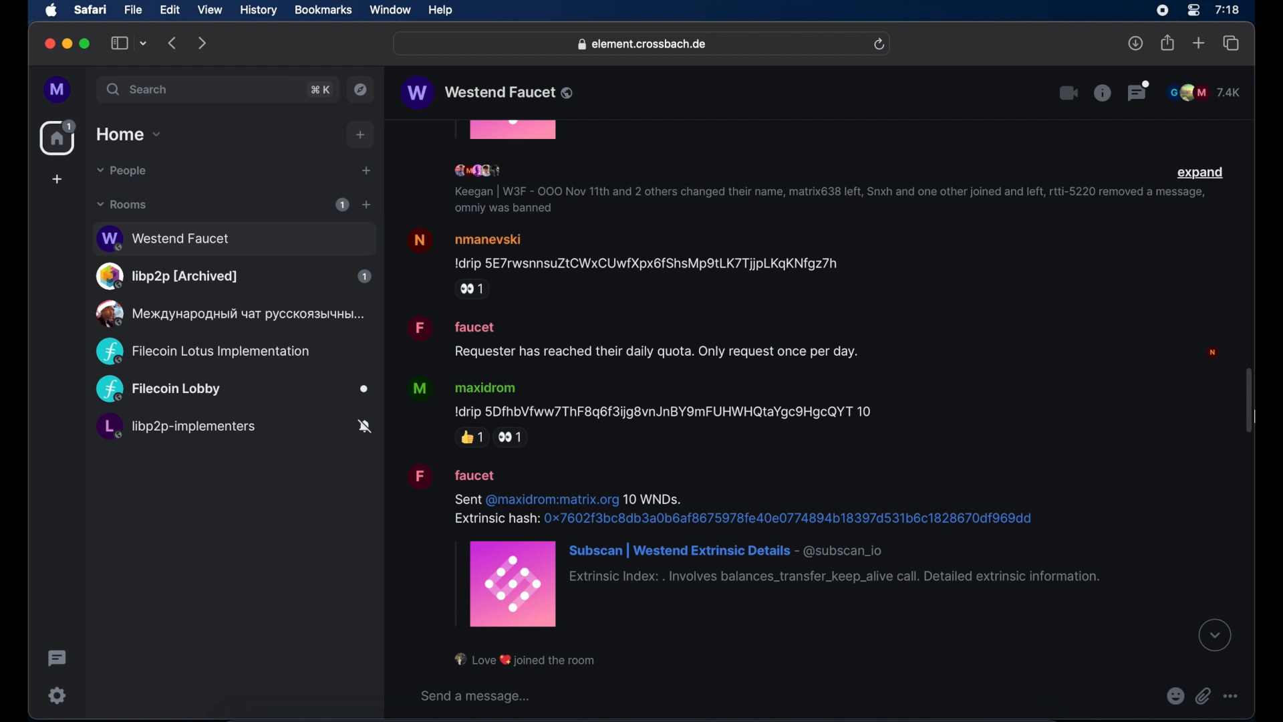 This screenshot has width=1283, height=722. I want to click on maximize, so click(86, 43).